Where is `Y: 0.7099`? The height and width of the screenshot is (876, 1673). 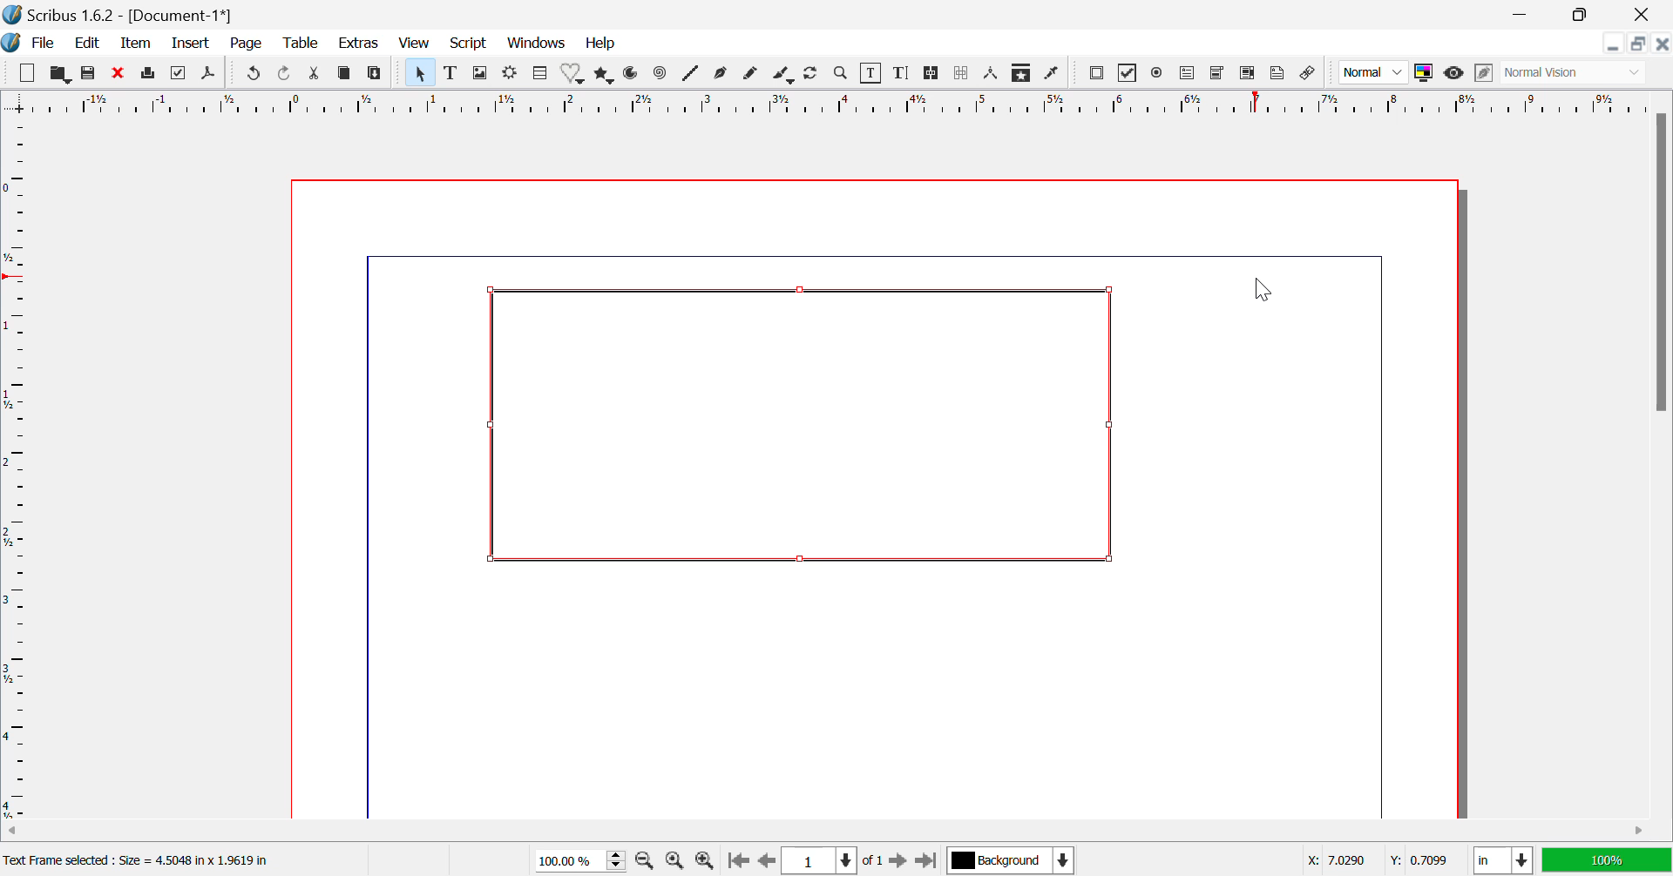 Y: 0.7099 is located at coordinates (1420, 859).